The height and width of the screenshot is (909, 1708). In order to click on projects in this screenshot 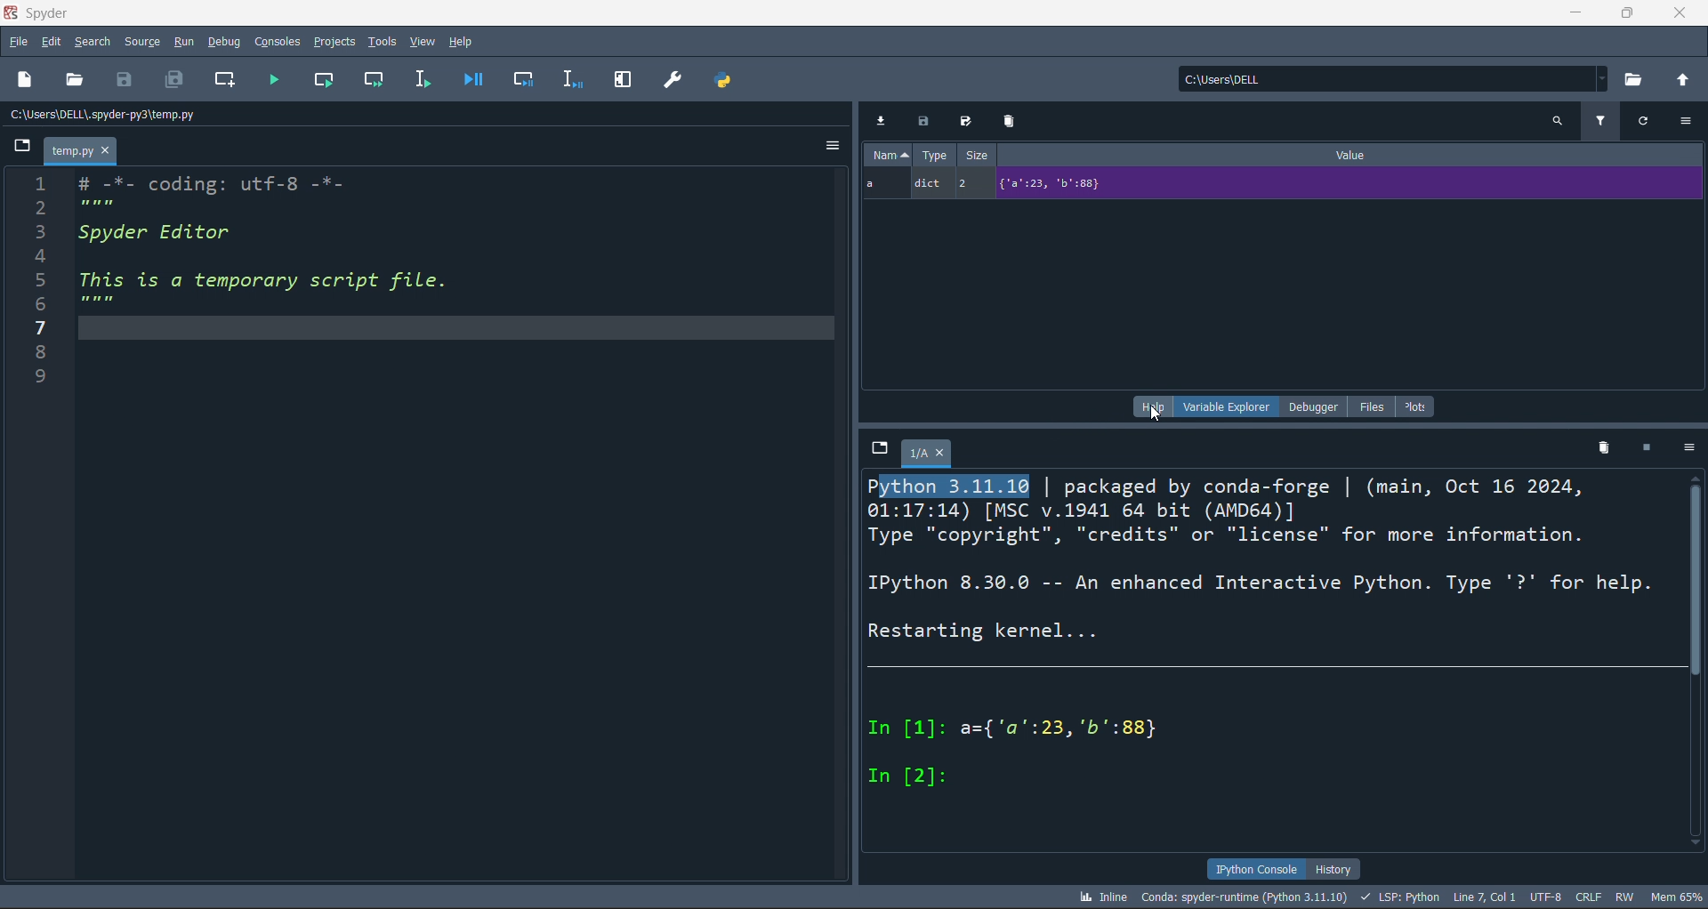, I will do `click(332, 40)`.